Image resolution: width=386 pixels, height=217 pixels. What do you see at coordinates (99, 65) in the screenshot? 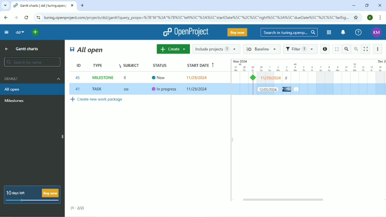
I see `Type` at bounding box center [99, 65].